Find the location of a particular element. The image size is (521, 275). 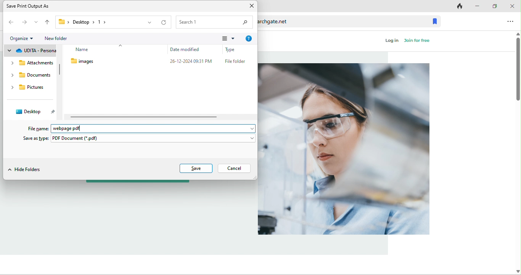

option is located at coordinates (510, 21).